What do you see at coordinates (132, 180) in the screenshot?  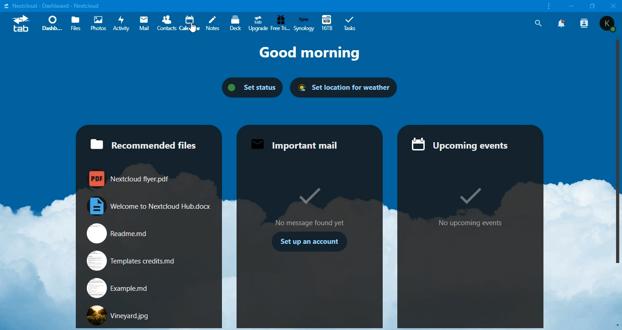 I see `nextcloud flyer.pdf` at bounding box center [132, 180].